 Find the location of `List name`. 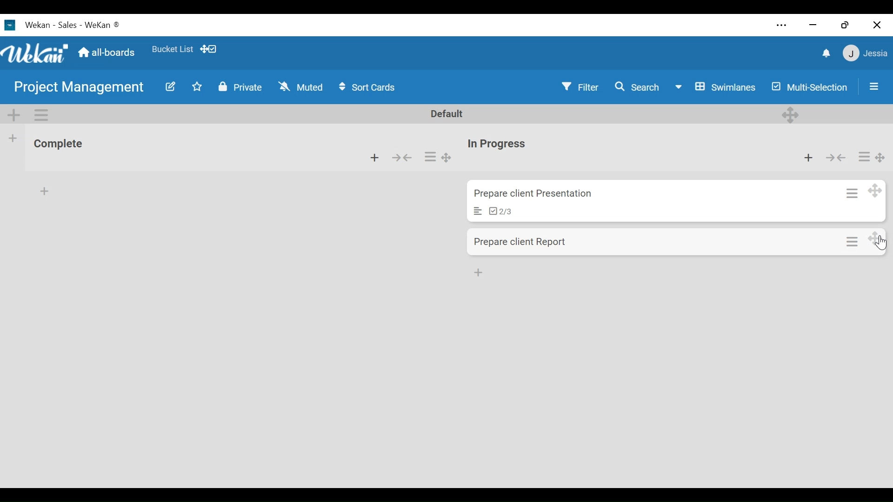

List name is located at coordinates (58, 145).